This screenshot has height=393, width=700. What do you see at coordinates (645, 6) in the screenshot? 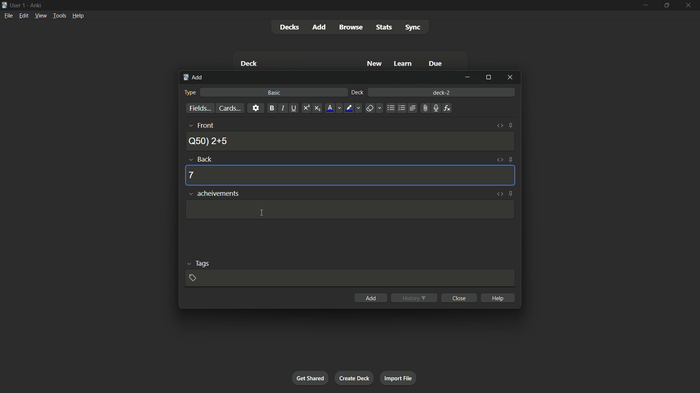
I see `minimize` at bounding box center [645, 6].